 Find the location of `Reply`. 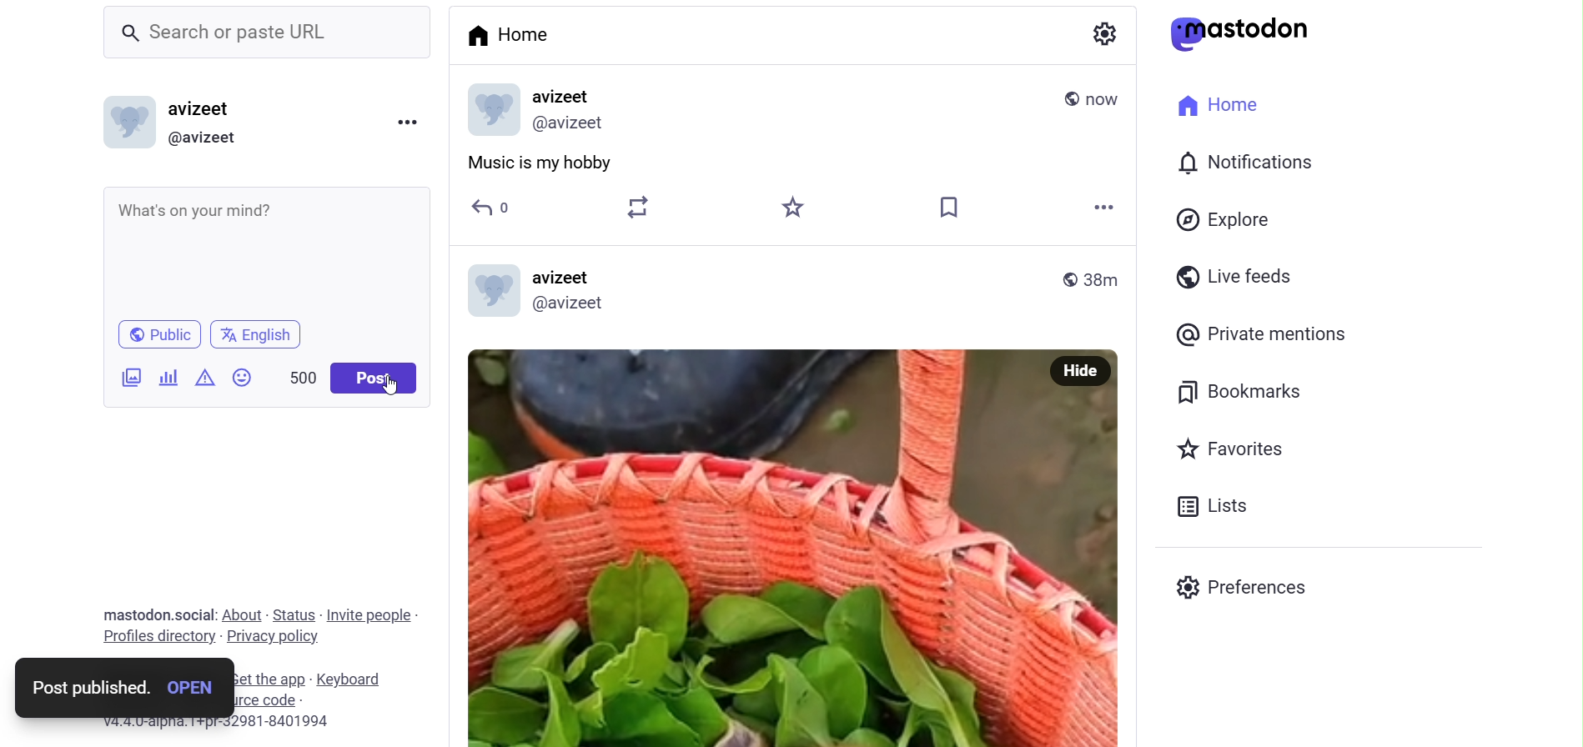

Reply is located at coordinates (489, 207).